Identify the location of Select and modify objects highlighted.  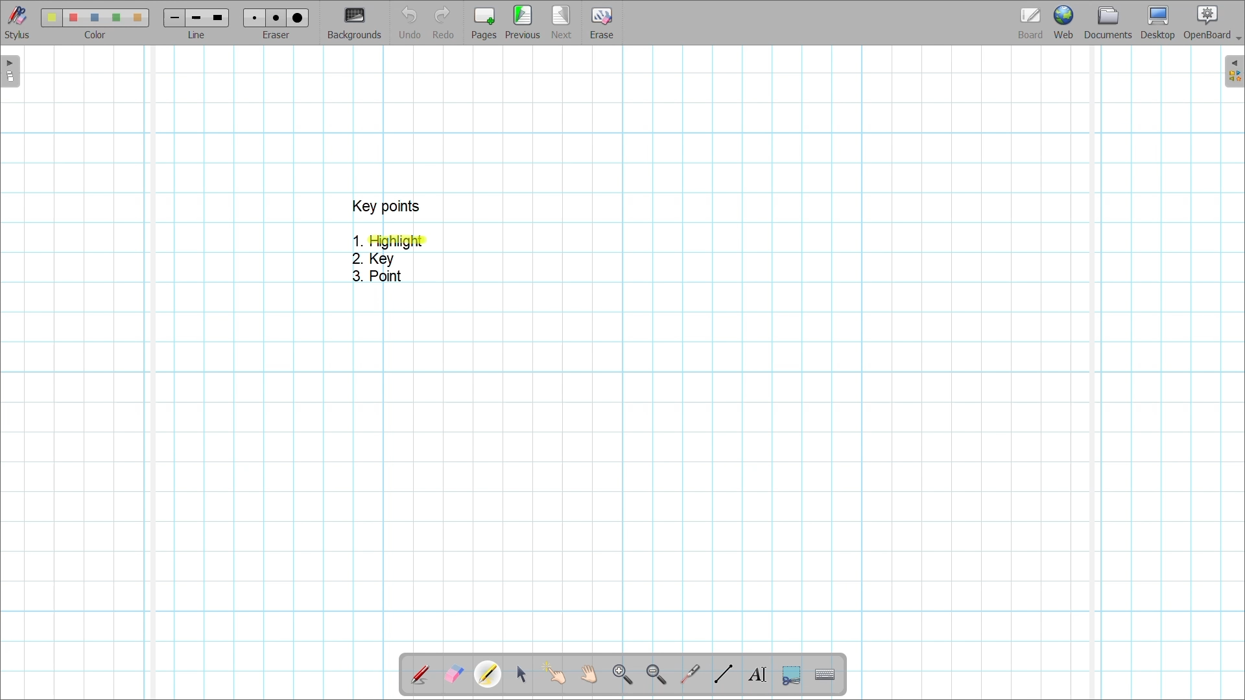
(521, 675).